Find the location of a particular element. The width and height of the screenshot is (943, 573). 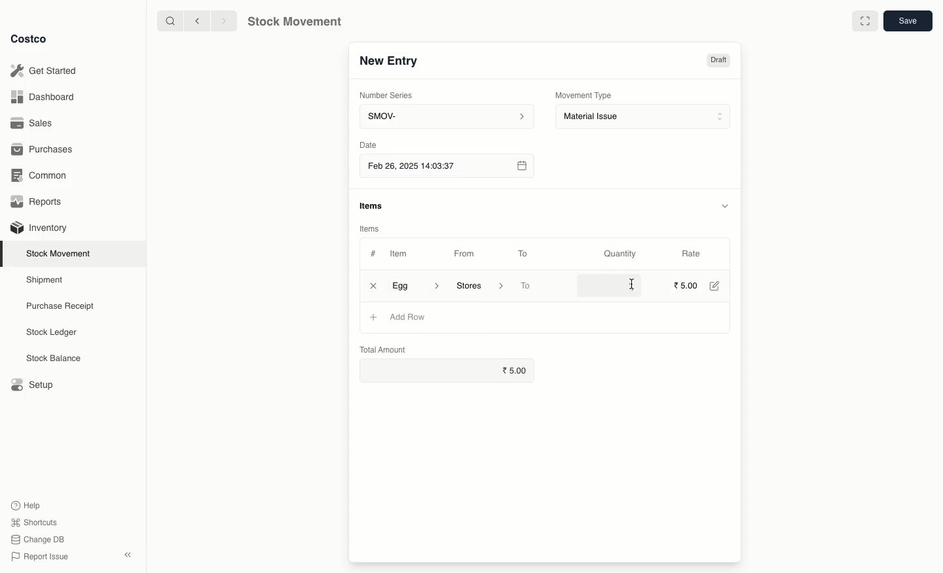

Feb 26, 2025 14:03:37 is located at coordinates (446, 167).